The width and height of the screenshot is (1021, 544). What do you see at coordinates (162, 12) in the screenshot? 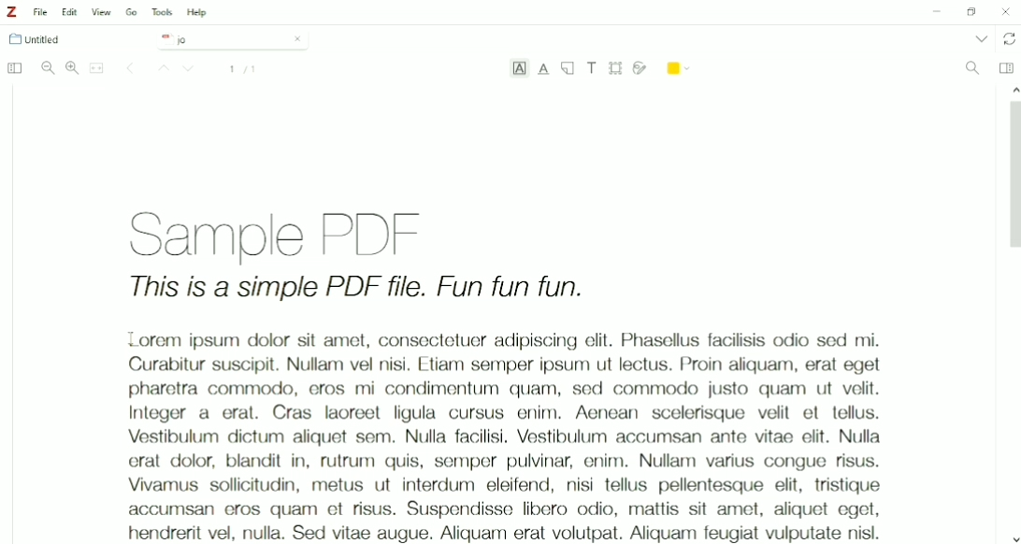
I see `Tools` at bounding box center [162, 12].